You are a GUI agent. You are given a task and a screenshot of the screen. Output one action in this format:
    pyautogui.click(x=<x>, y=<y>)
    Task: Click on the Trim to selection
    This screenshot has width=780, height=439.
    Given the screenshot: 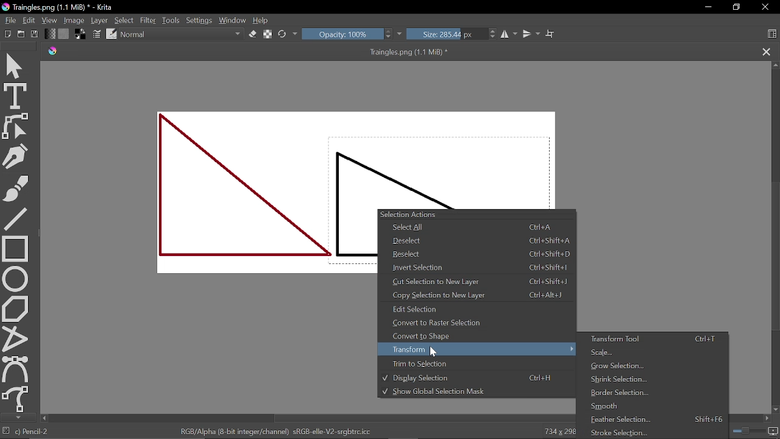 What is the action you would take?
    pyautogui.click(x=472, y=363)
    